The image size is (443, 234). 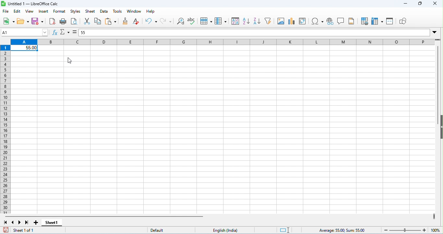 I want to click on insert, so click(x=43, y=12).